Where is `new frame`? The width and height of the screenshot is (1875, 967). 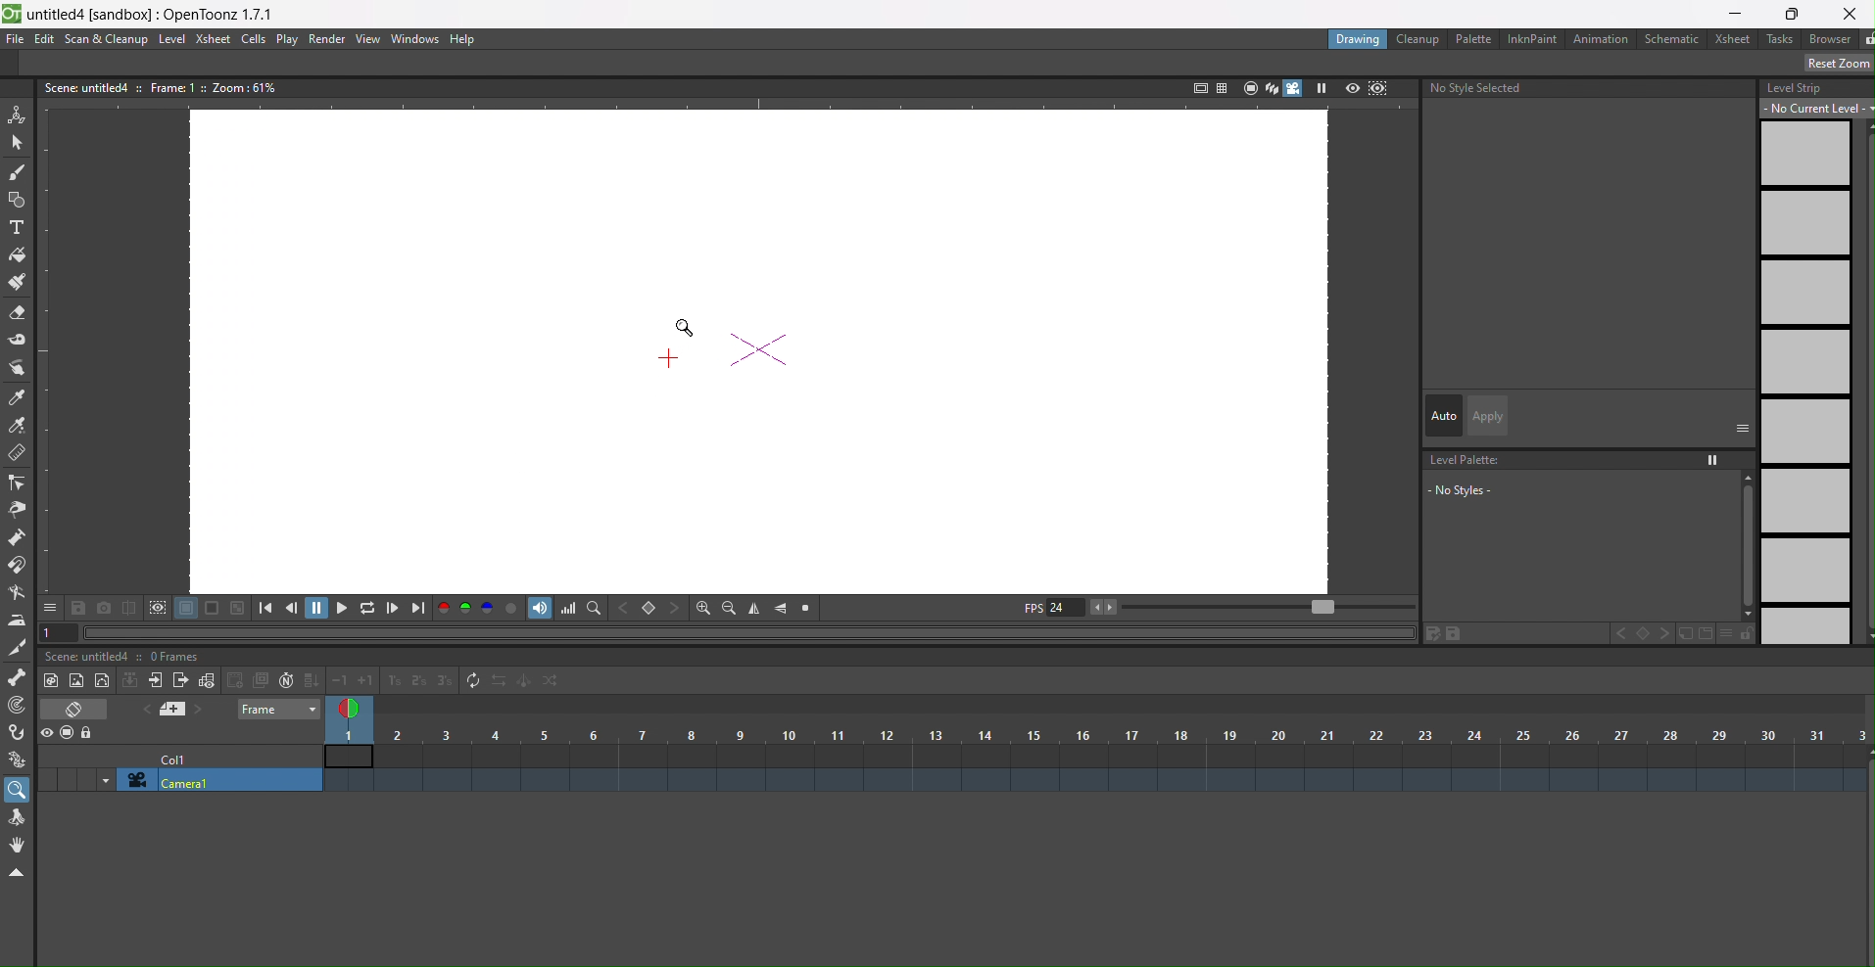 new frame is located at coordinates (208, 680).